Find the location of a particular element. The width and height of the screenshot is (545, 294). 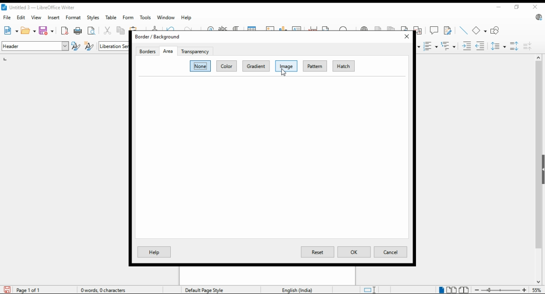

increase paragraph spacing is located at coordinates (514, 46).